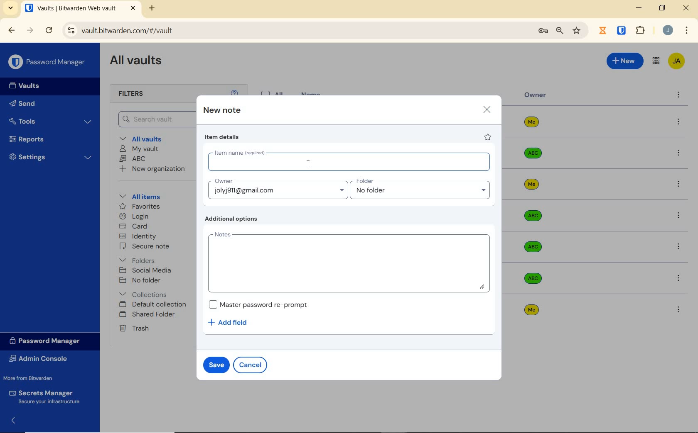 The width and height of the screenshot is (698, 433). I want to click on Add Notes, so click(350, 262).